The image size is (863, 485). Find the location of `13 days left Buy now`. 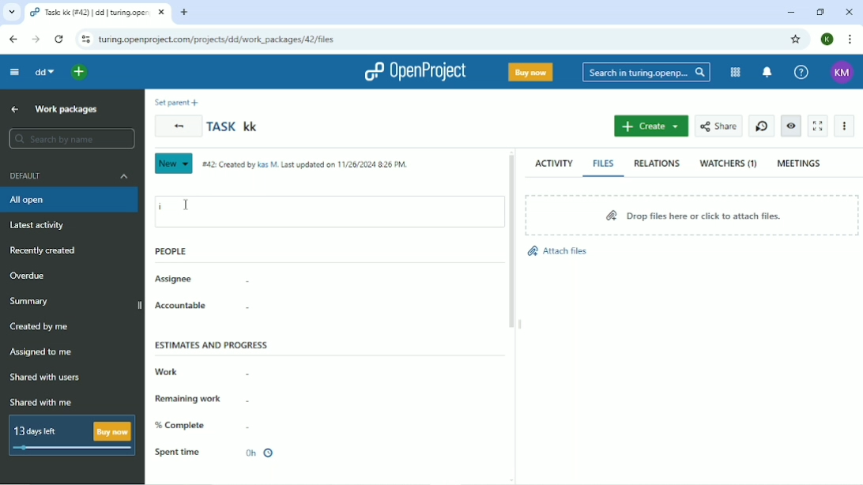

13 days left Buy now is located at coordinates (73, 434).